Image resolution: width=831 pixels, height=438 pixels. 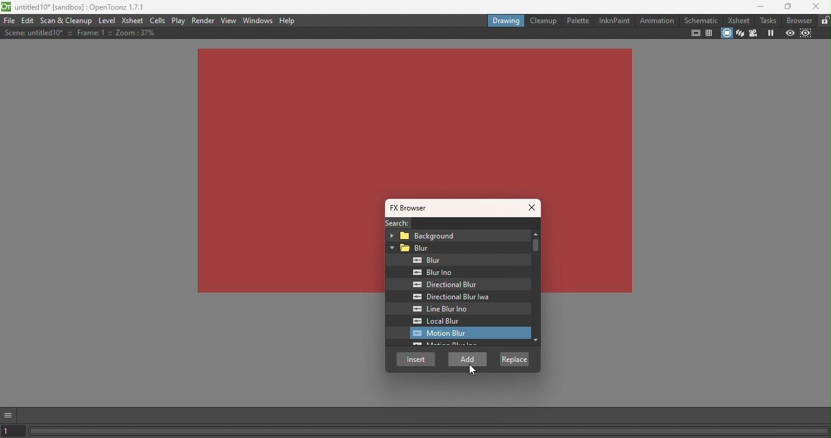 What do you see at coordinates (506, 20) in the screenshot?
I see `Drawing` at bounding box center [506, 20].